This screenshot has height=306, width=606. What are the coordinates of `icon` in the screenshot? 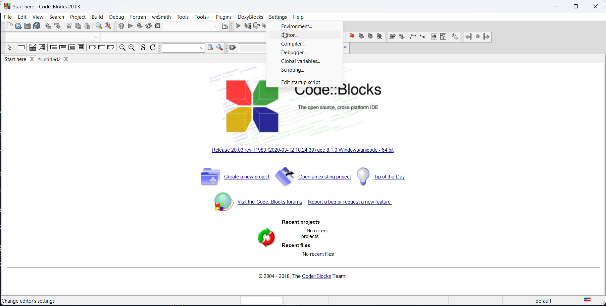 It's located at (392, 37).